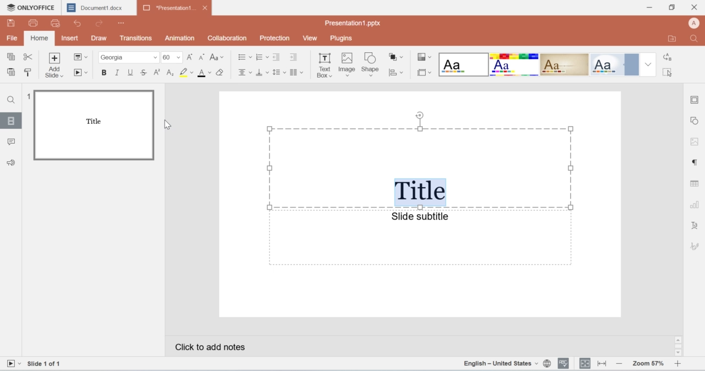 Image resolution: width=705 pixels, height=371 pixels. What do you see at coordinates (324, 67) in the screenshot?
I see `text box` at bounding box center [324, 67].